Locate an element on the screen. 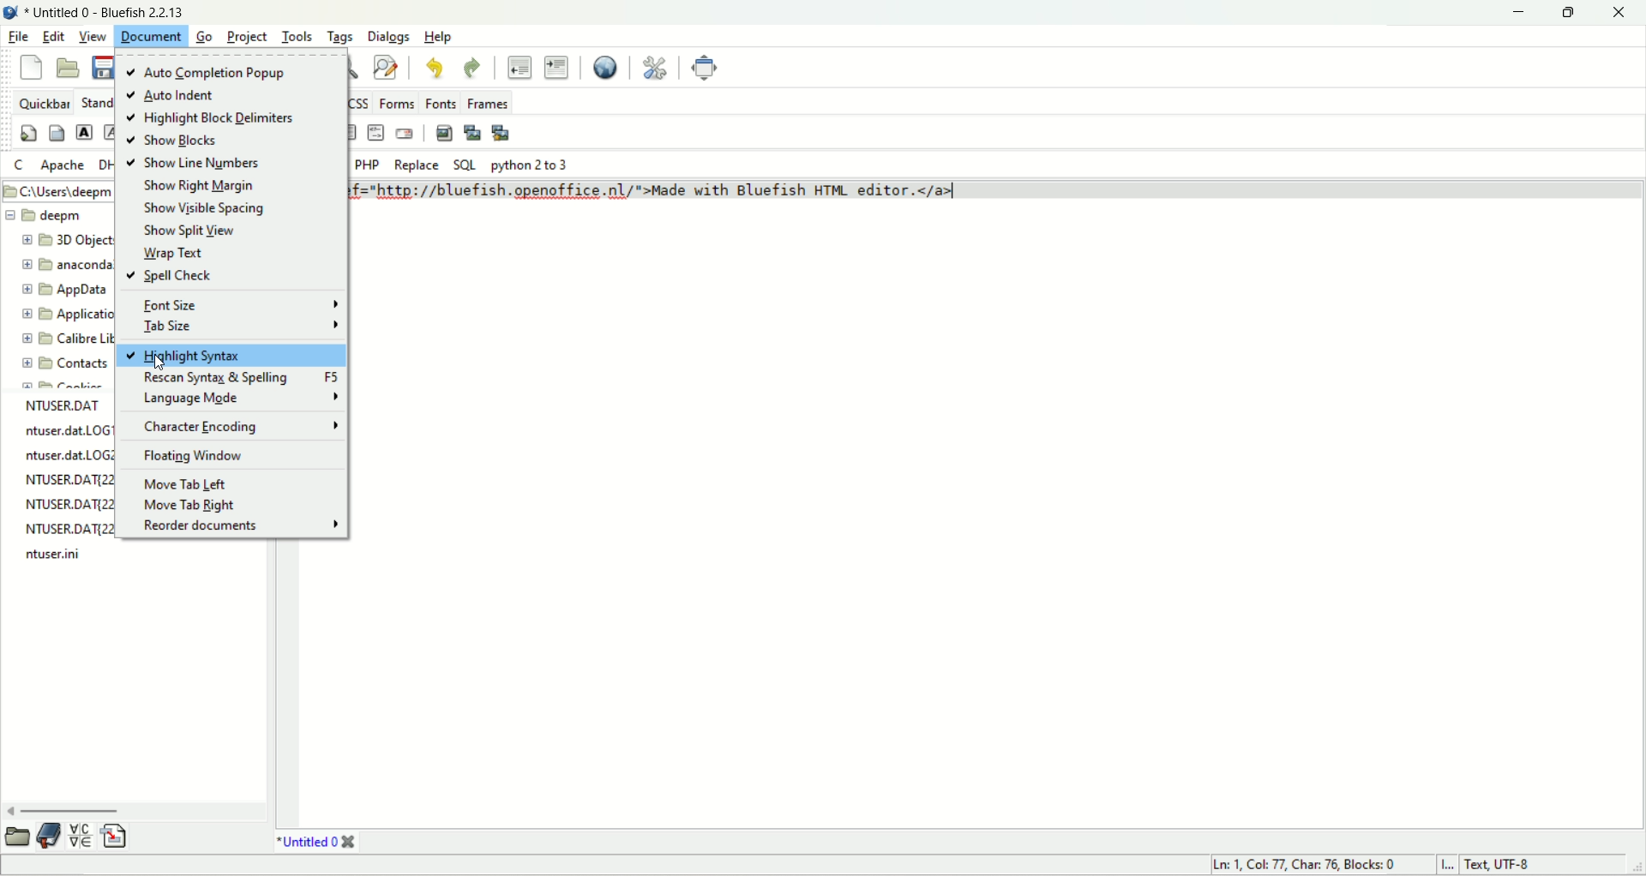  quickbar is located at coordinates (45, 103).